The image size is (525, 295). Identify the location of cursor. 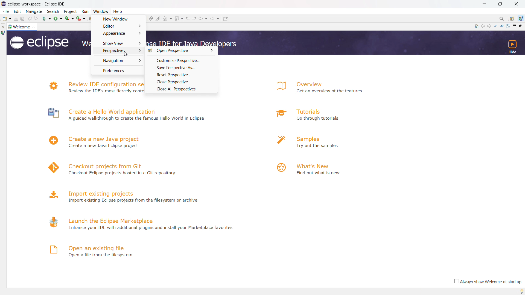
(126, 54).